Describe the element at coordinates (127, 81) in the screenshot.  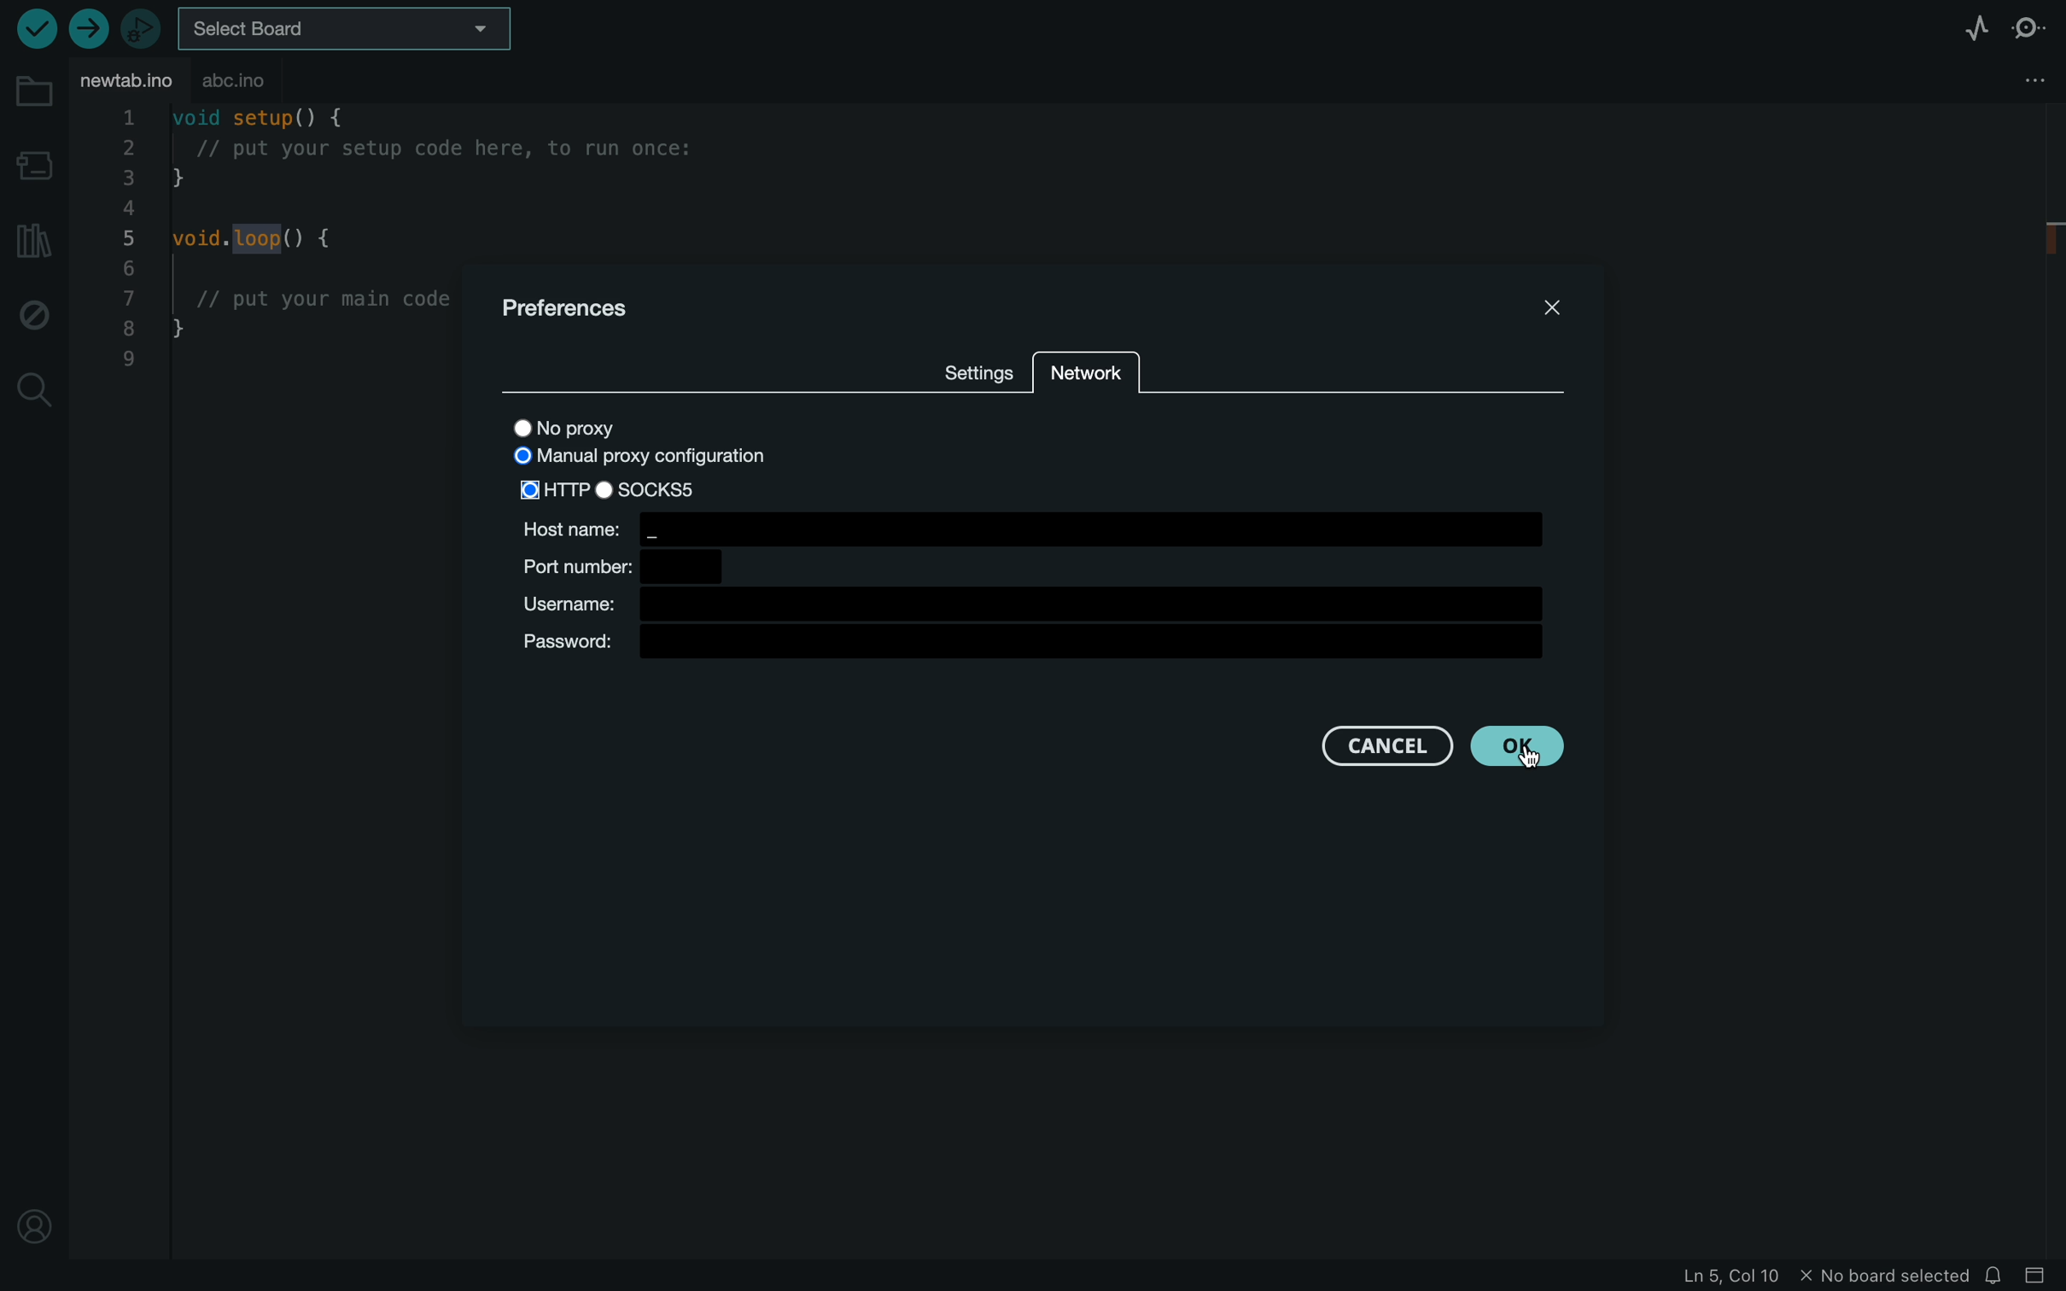
I see `file tab` at that location.